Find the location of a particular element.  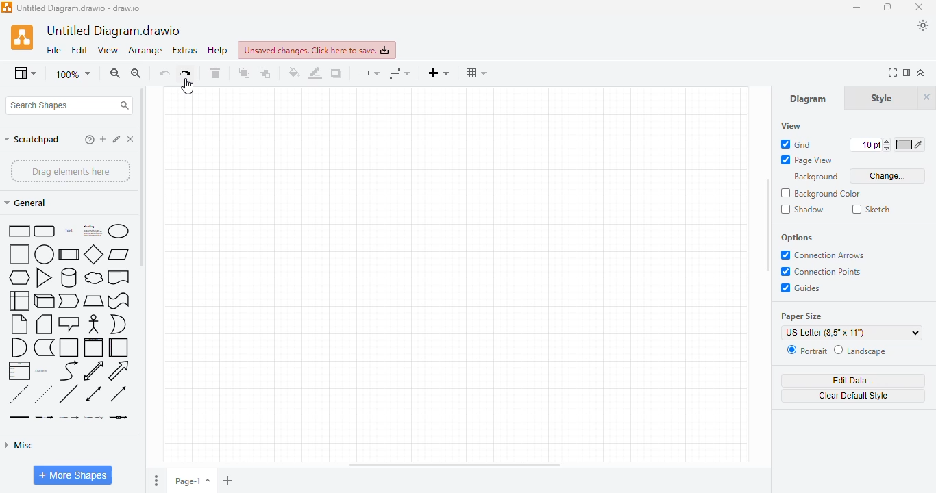

tape is located at coordinates (119, 301).